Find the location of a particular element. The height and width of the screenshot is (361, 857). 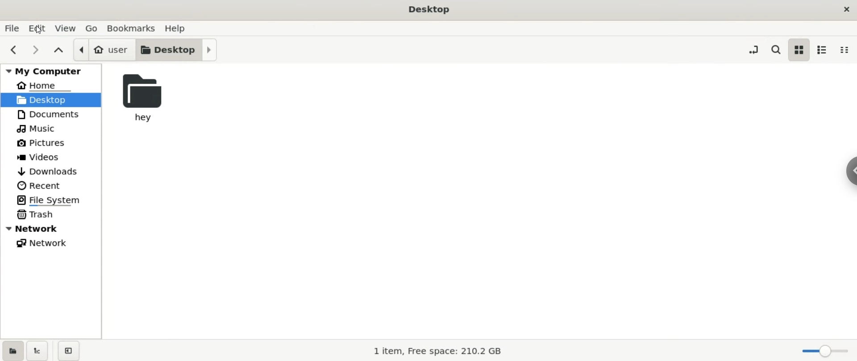

network is located at coordinates (46, 243).